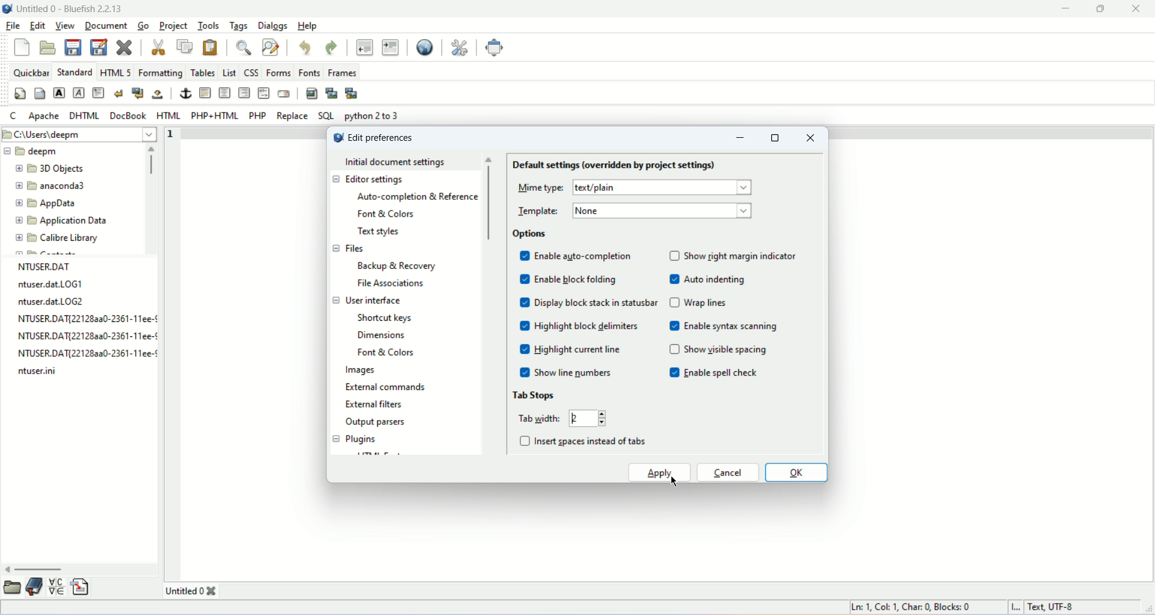 Image resolution: width=1155 pixels, height=615 pixels. I want to click on minimize, so click(741, 138).